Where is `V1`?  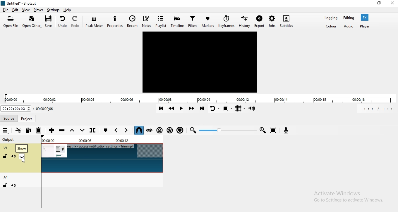 V1 is located at coordinates (6, 148).